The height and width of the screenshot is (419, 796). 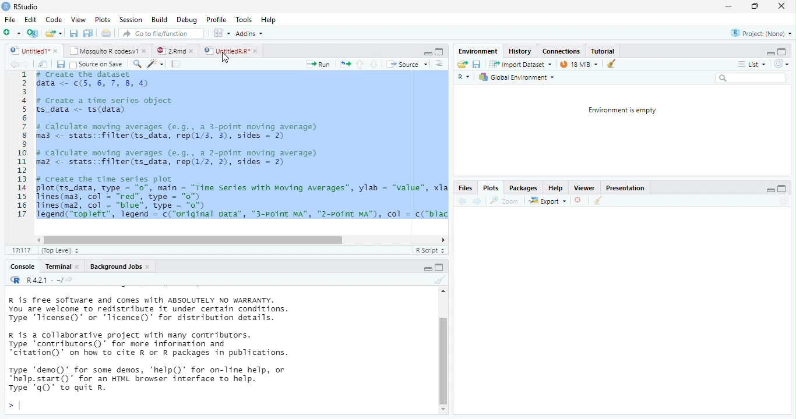 I want to click on Viewer, so click(x=584, y=188).